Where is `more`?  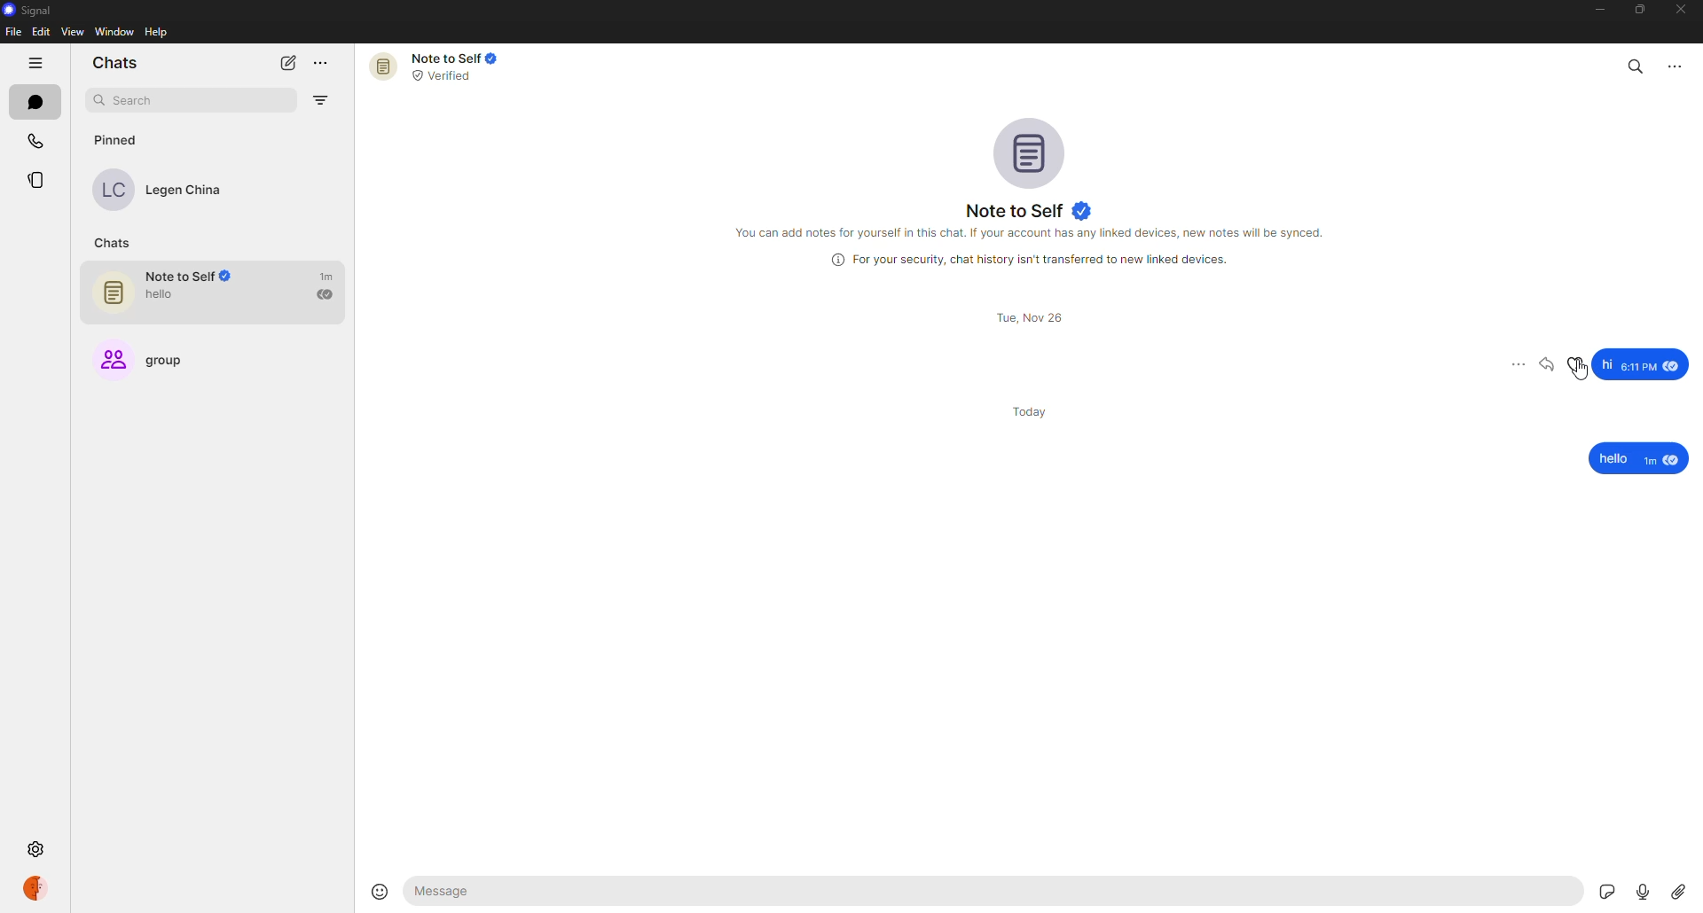
more is located at coordinates (1509, 365).